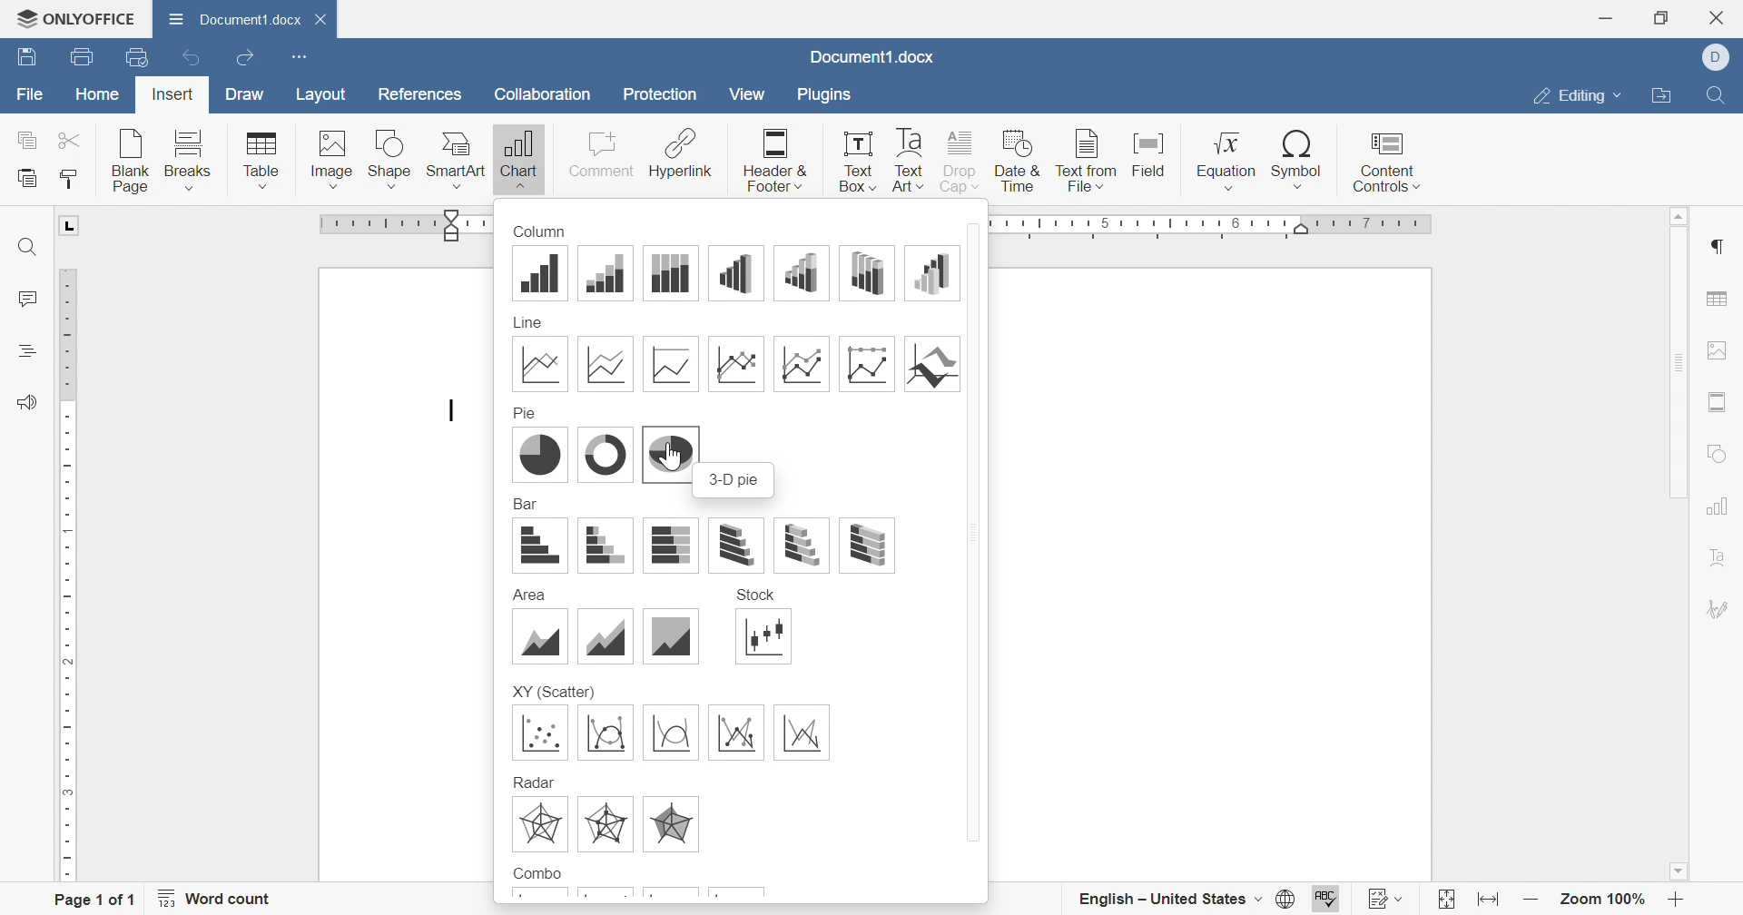 This screenshot has width=1743, height=915. I want to click on Doughnut, so click(605, 456).